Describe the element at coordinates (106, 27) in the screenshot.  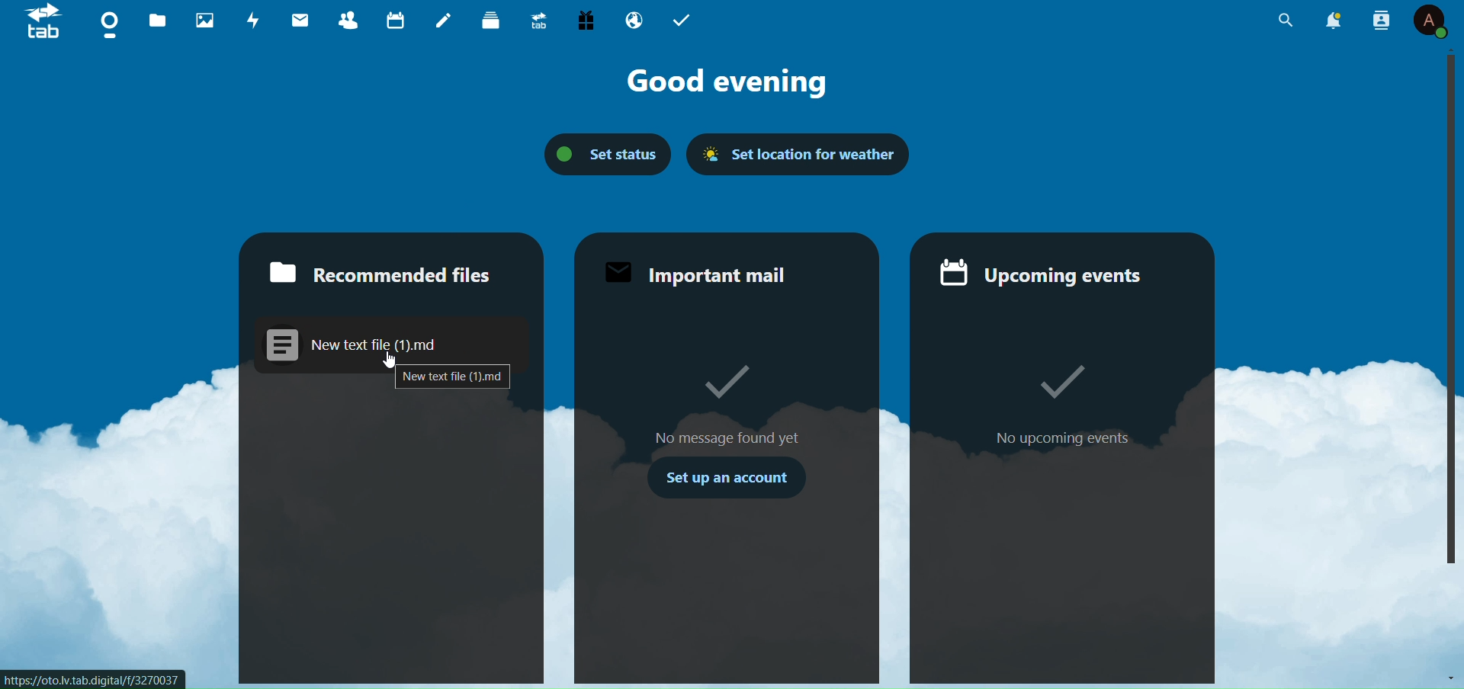
I see `dashboard` at that location.